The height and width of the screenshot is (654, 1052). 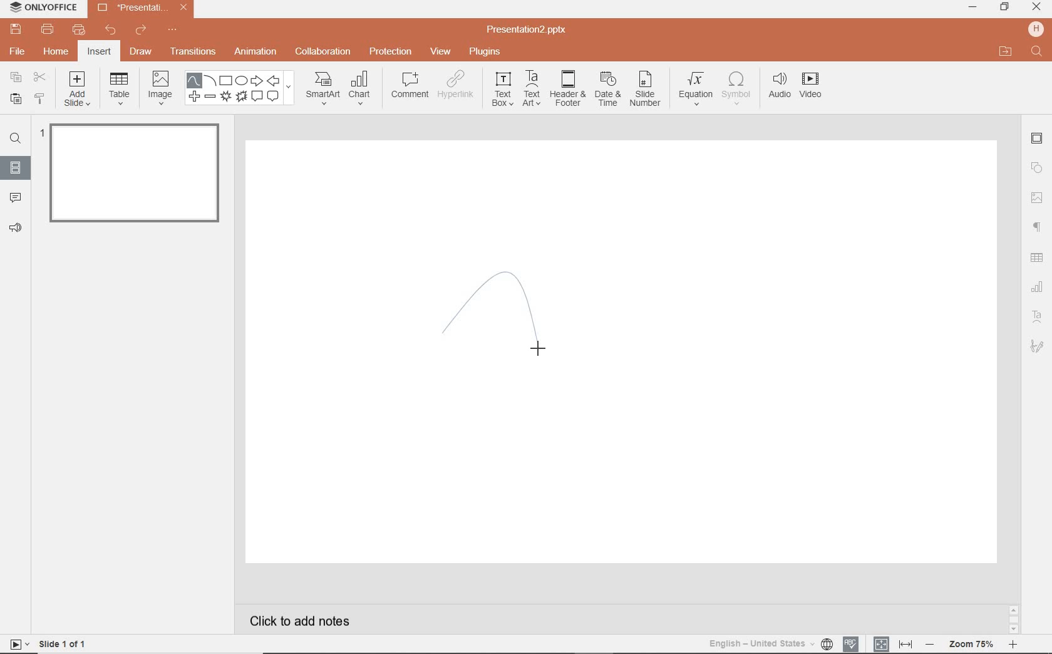 I want to click on COPY STYLE, so click(x=39, y=98).